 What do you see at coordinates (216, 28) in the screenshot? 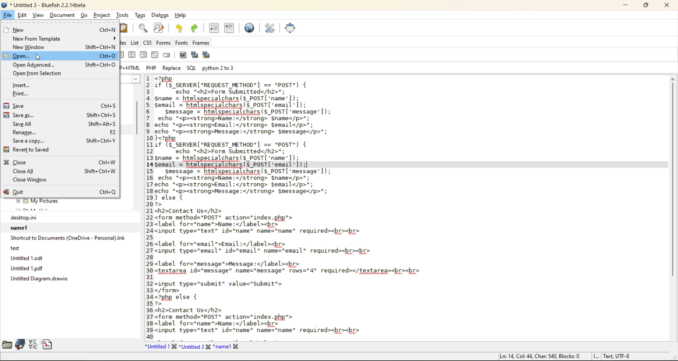
I see `unindent ` at bounding box center [216, 28].